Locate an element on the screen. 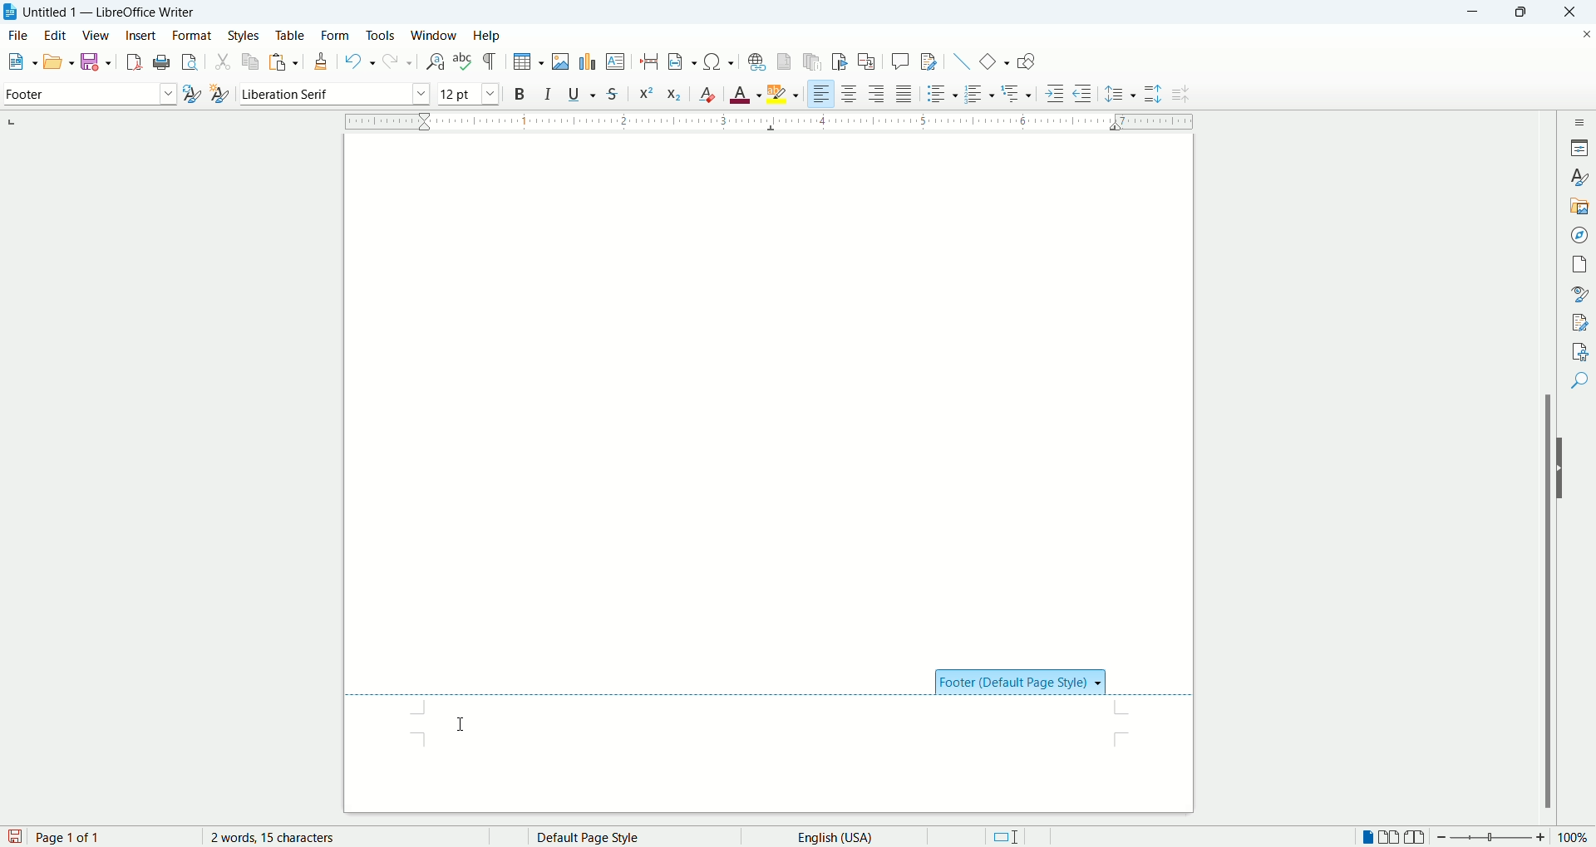 The image size is (1596, 847). formatting marks is located at coordinates (493, 61).